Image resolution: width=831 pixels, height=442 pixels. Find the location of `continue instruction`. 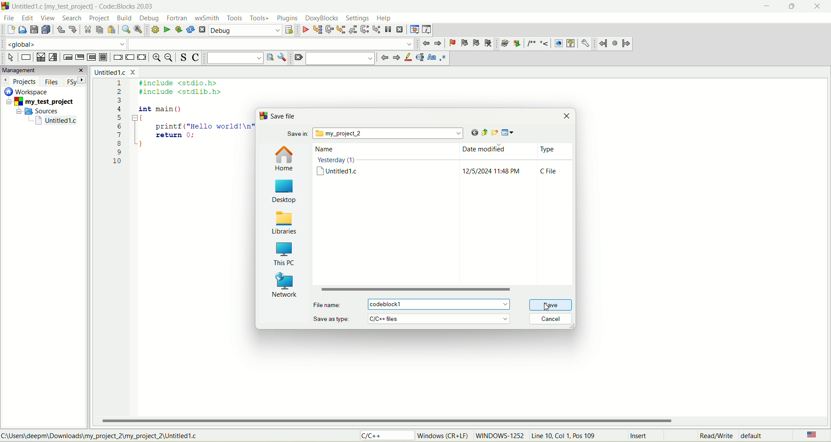

continue instruction is located at coordinates (129, 57).